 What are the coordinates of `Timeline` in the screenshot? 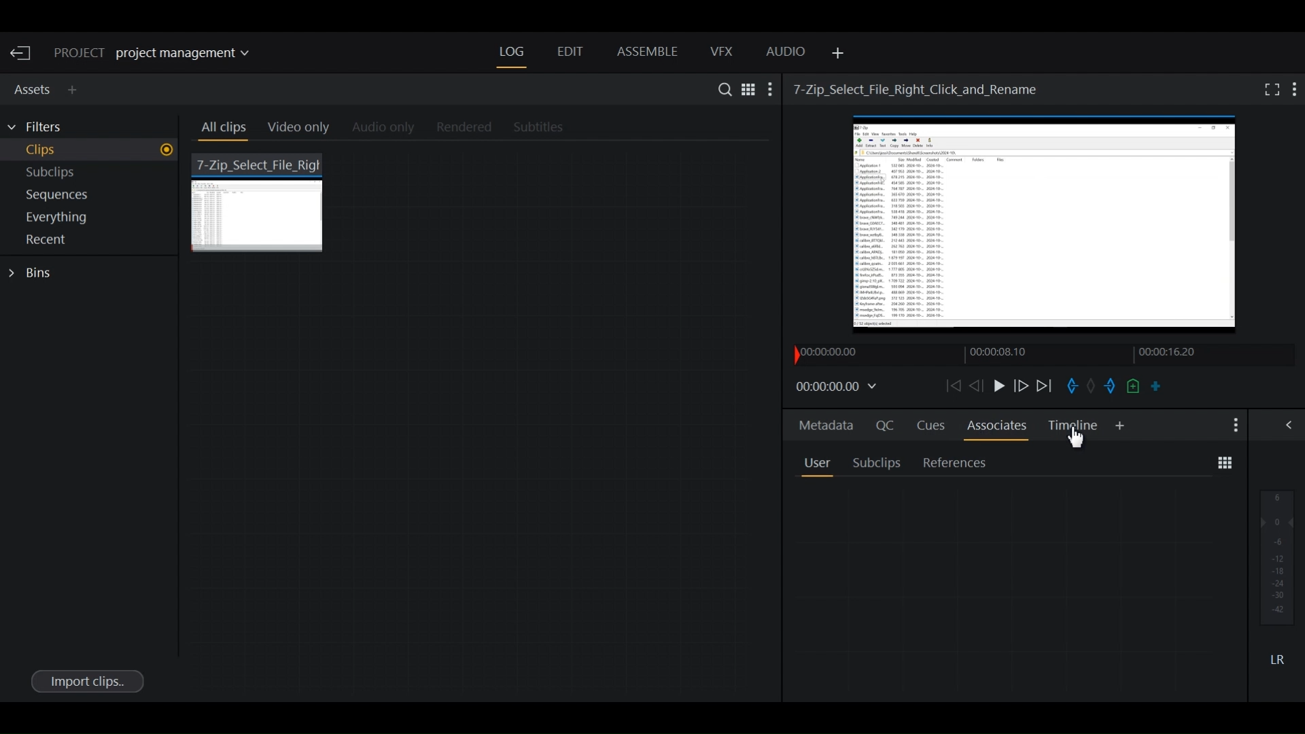 It's located at (1073, 425).